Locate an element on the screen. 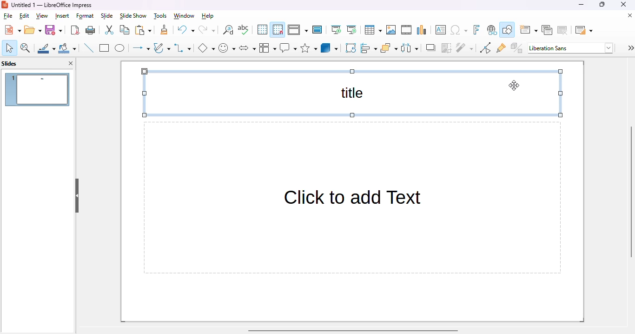  insert hyperlink is located at coordinates (492, 30).